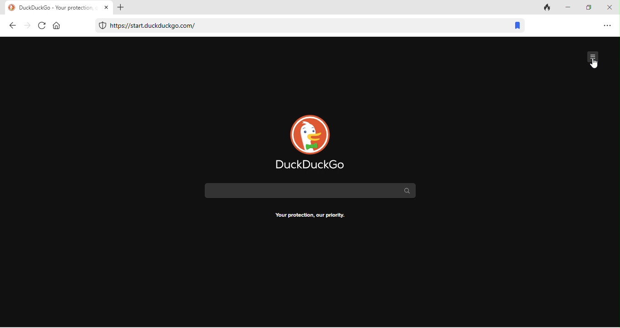  Describe the element at coordinates (310, 216) in the screenshot. I see `text` at that location.